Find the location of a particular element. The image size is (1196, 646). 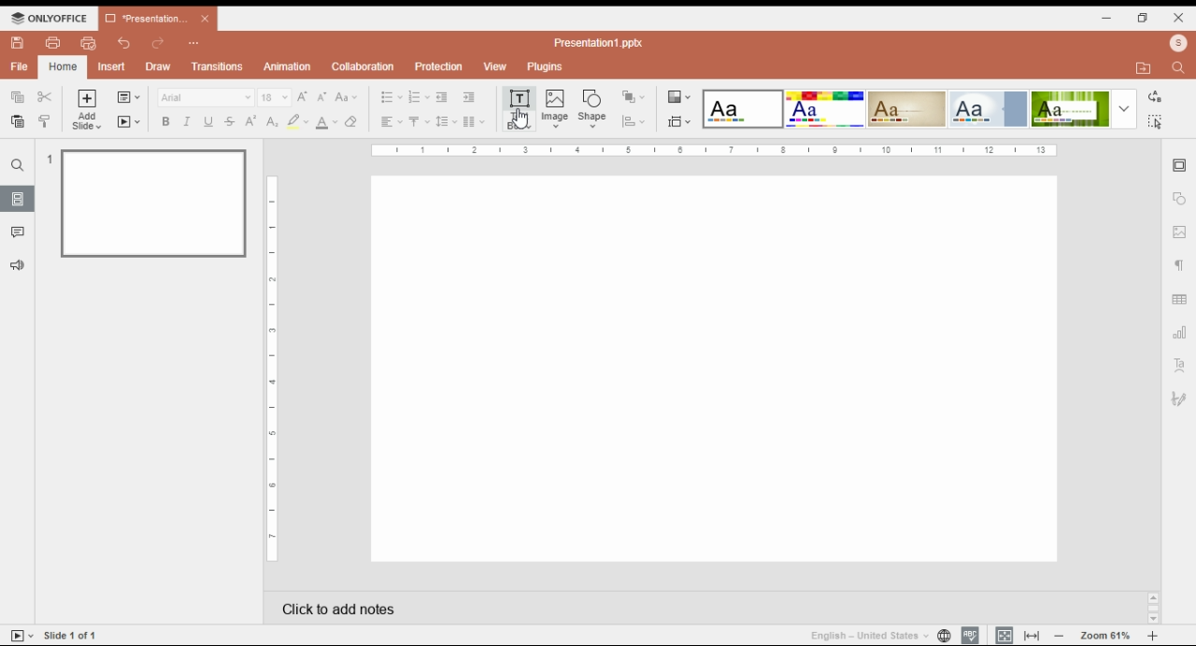

minimize is located at coordinates (1110, 19).